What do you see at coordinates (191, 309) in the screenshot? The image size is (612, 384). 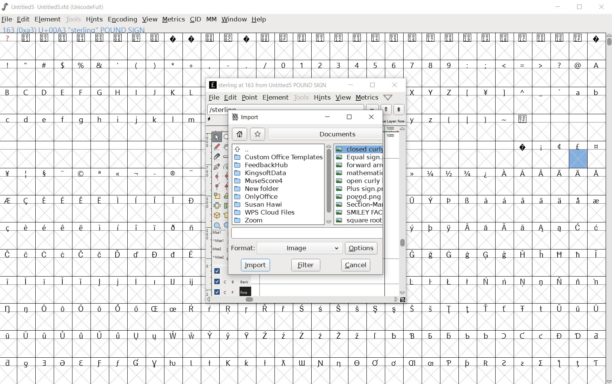 I see `Symbol` at bounding box center [191, 309].